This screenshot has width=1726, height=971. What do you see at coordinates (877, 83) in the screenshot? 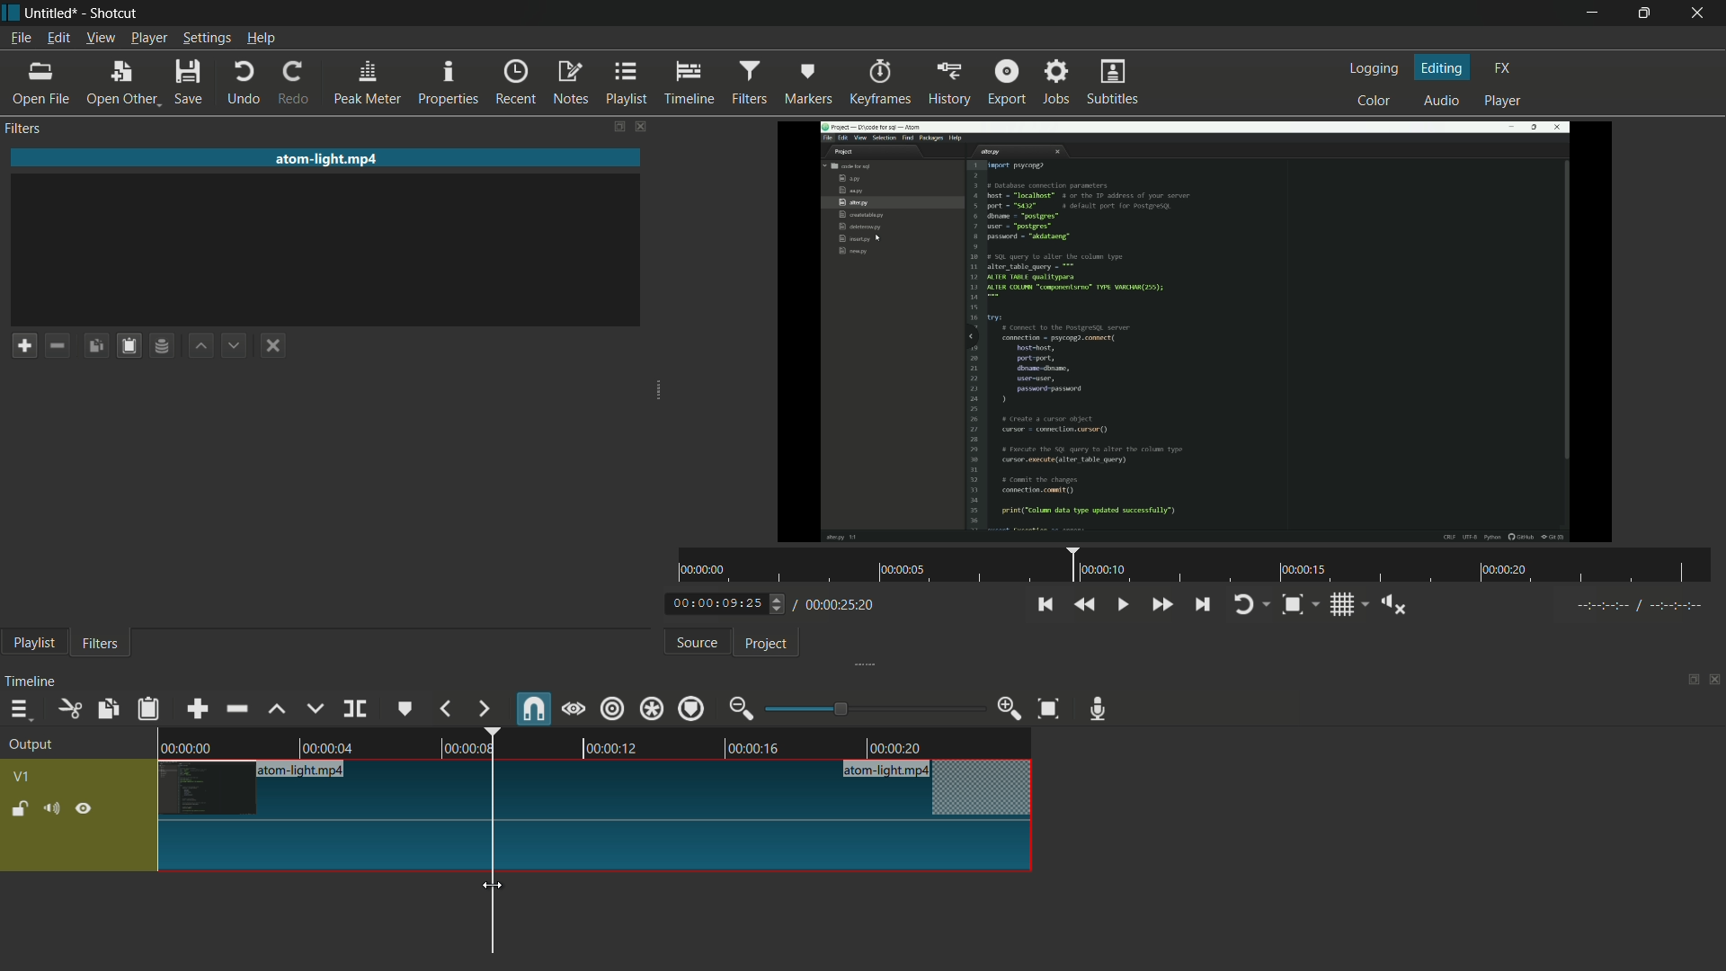
I see `keyframes` at bounding box center [877, 83].